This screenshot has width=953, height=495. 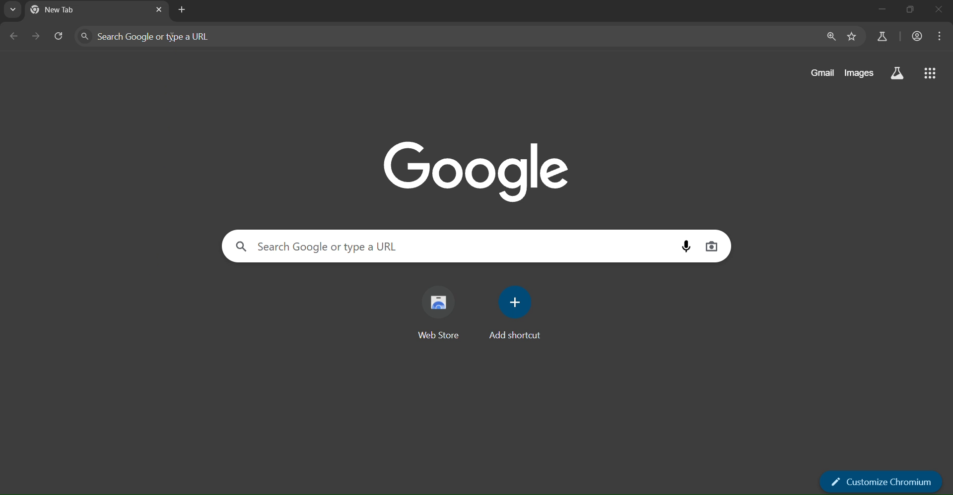 What do you see at coordinates (182, 10) in the screenshot?
I see `new tab` at bounding box center [182, 10].